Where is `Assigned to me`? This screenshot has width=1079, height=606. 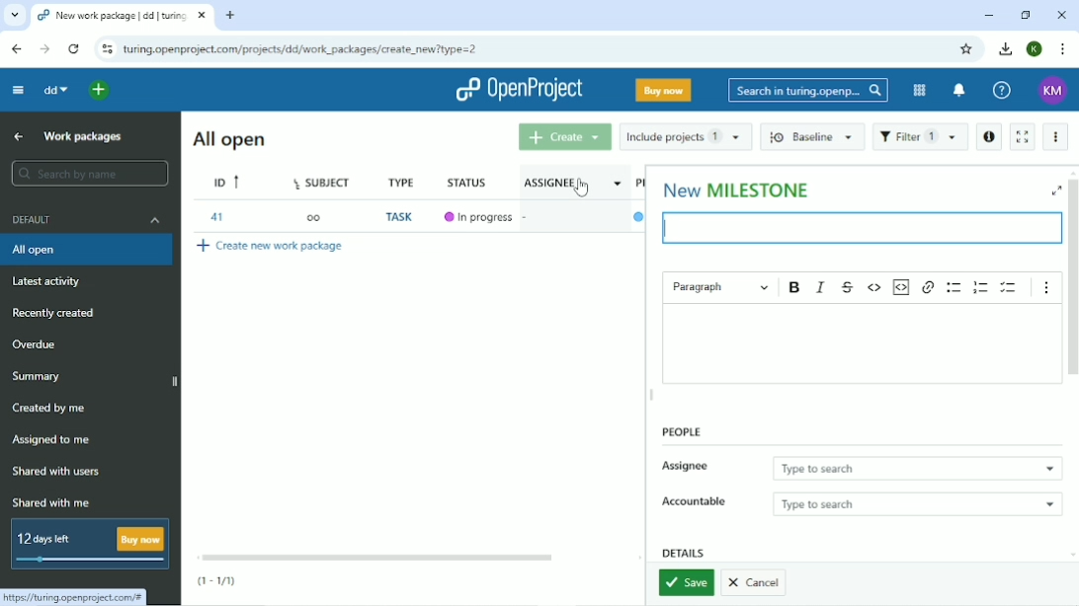
Assigned to me is located at coordinates (52, 440).